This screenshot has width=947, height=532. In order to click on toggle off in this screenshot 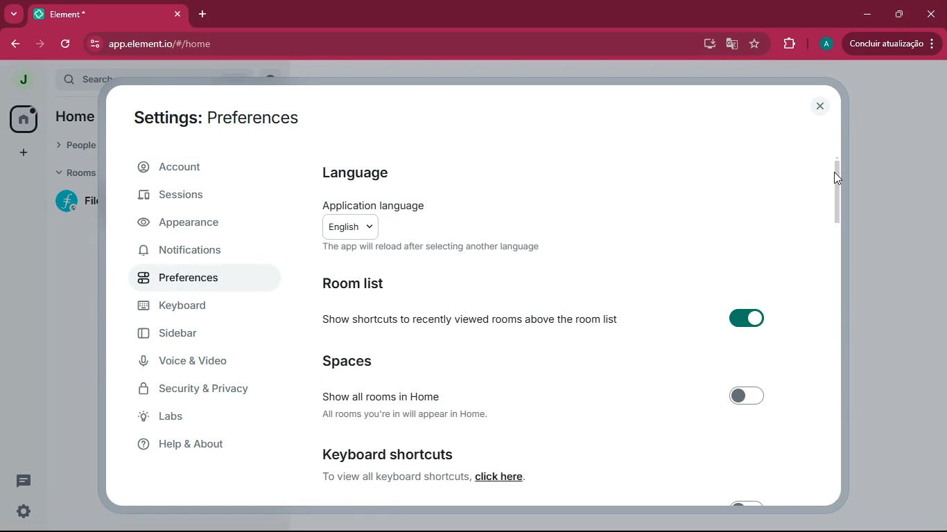, I will do `click(752, 394)`.